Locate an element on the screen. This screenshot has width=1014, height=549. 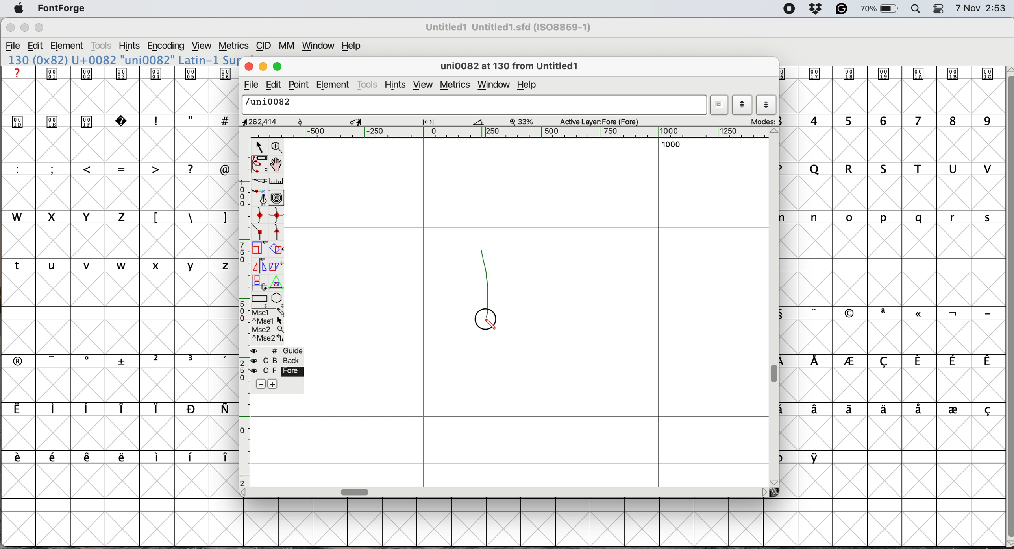
scroll by hand is located at coordinates (276, 165).